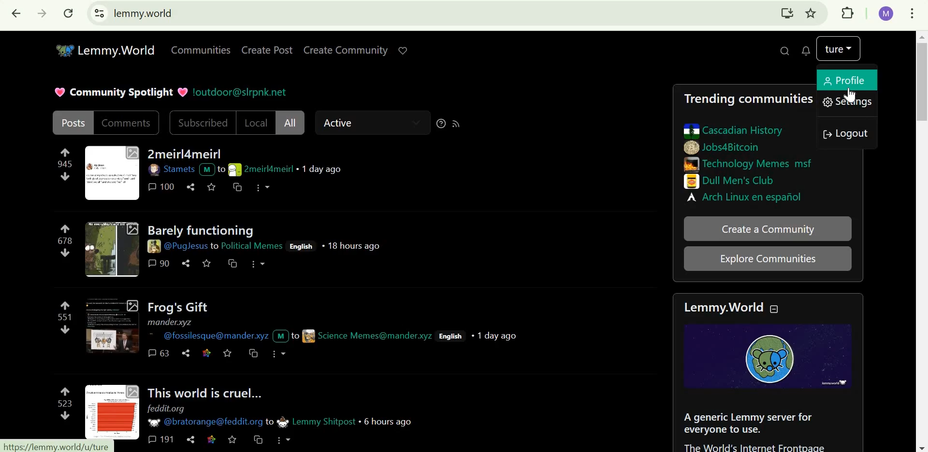  I want to click on Community spotlight, so click(120, 91).